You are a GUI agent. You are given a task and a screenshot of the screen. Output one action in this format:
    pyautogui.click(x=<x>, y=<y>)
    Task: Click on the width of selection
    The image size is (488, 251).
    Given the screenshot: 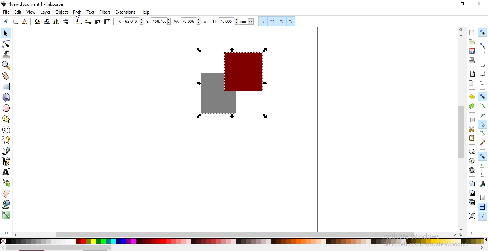 What is the action you would take?
    pyautogui.click(x=188, y=21)
    